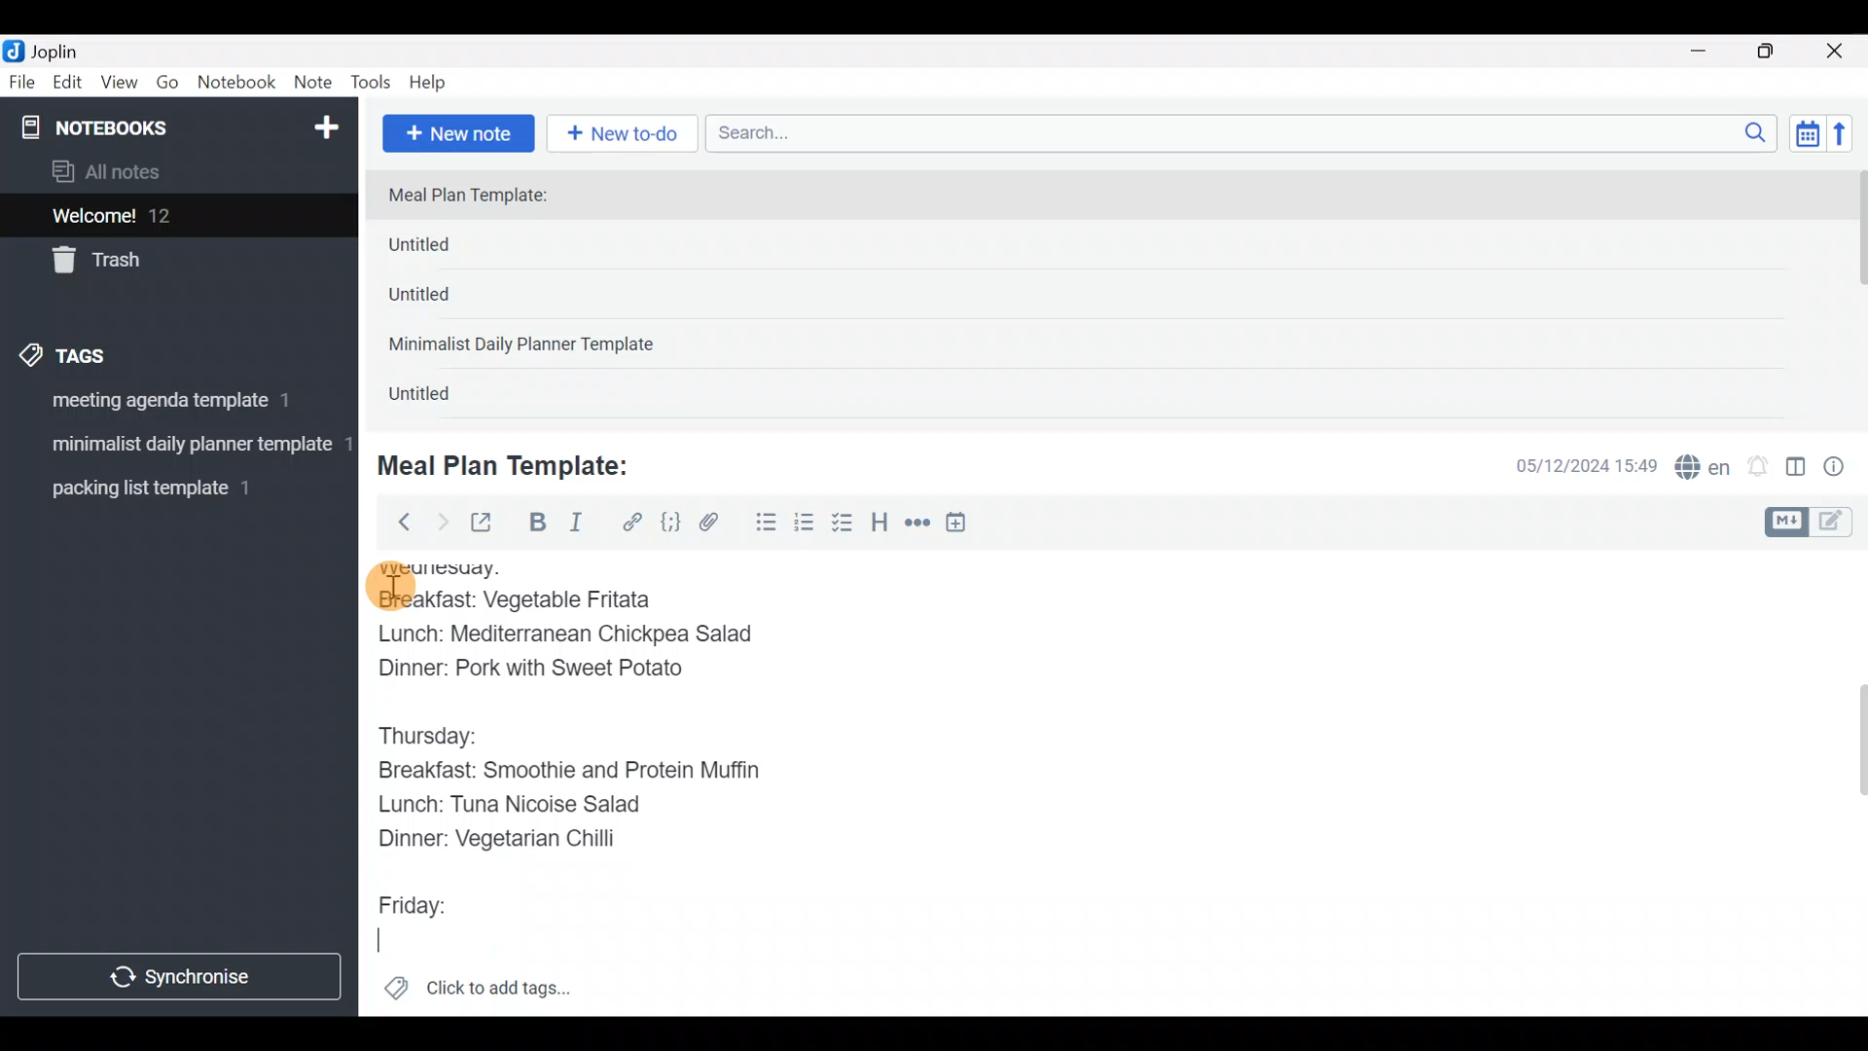 This screenshot has width=1868, height=1051. I want to click on New, so click(325, 124).